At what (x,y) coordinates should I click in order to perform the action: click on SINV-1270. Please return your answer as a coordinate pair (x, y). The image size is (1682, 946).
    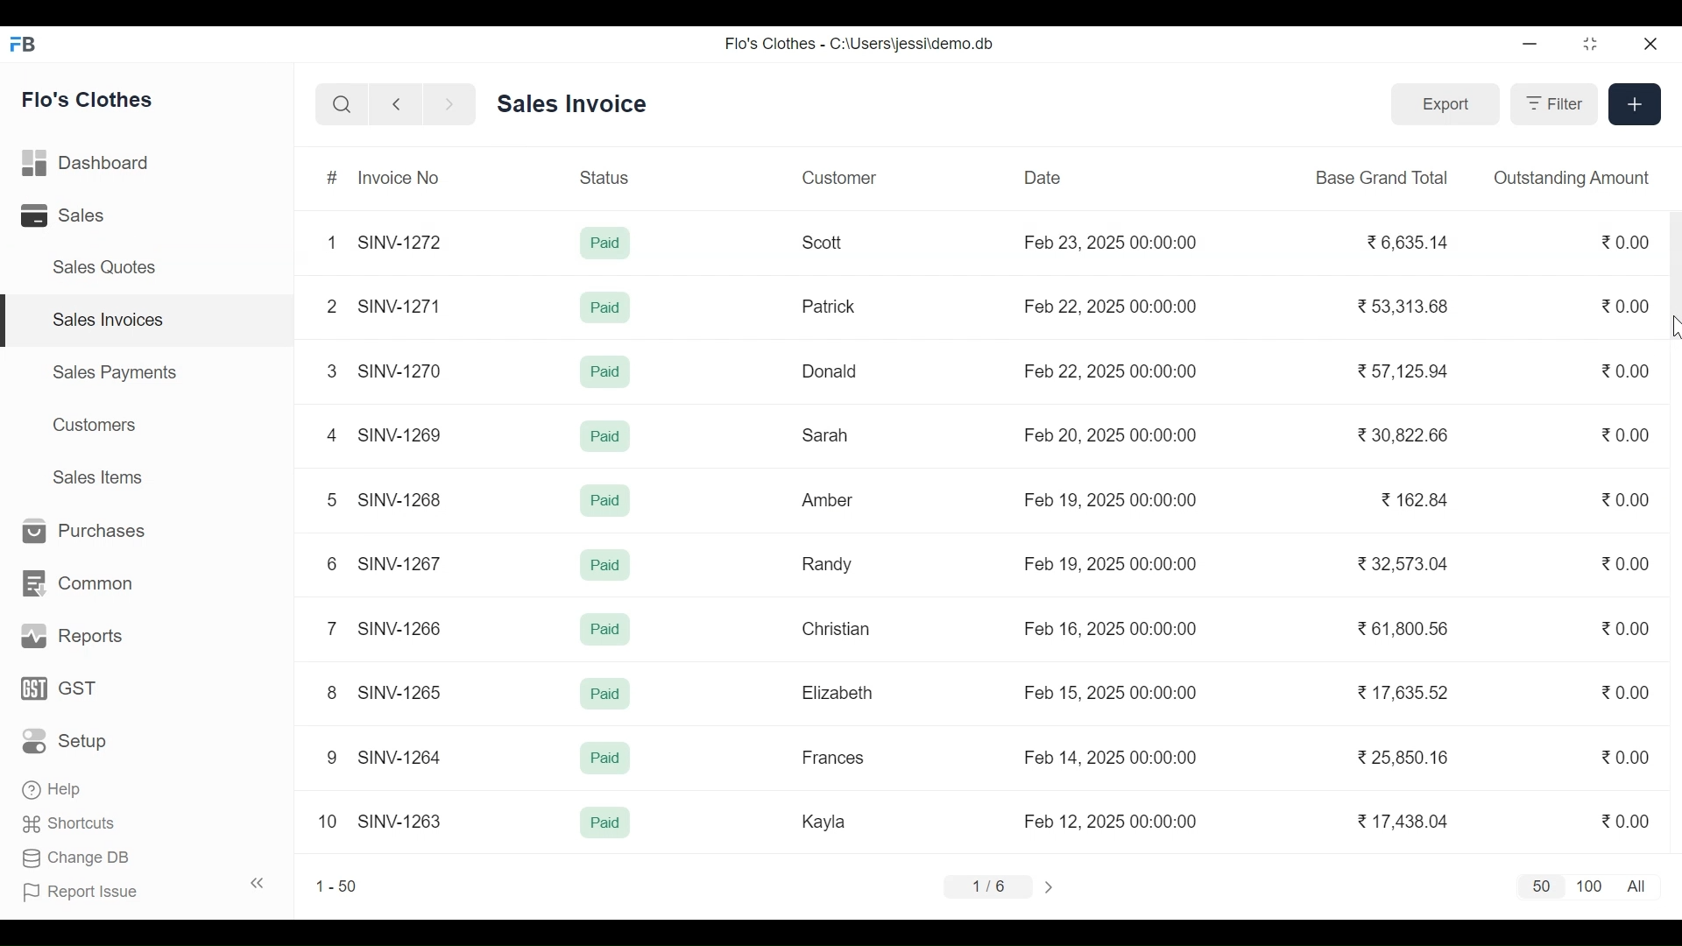
    Looking at the image, I should click on (403, 371).